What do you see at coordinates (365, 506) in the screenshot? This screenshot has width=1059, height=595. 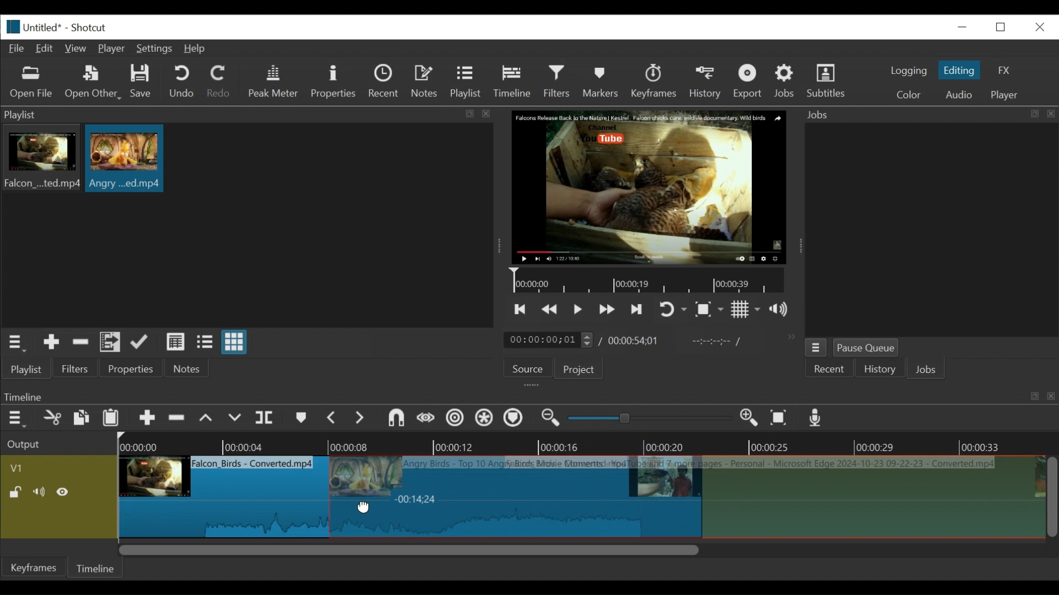 I see `cursor` at bounding box center [365, 506].